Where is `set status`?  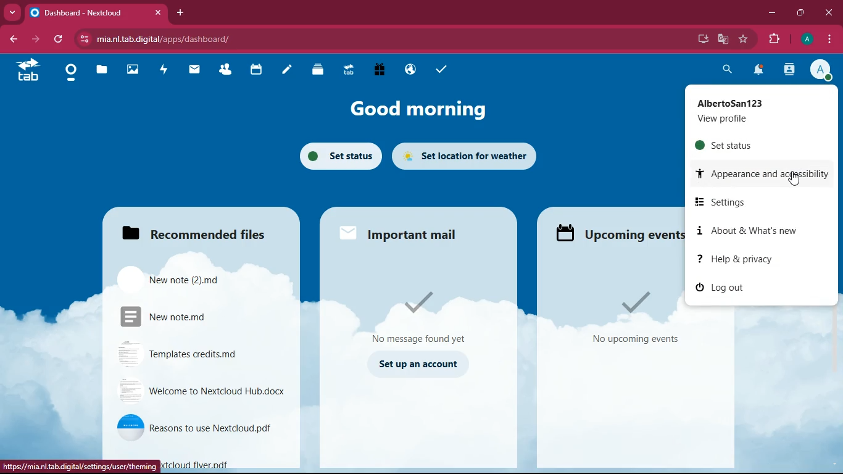
set status is located at coordinates (747, 145).